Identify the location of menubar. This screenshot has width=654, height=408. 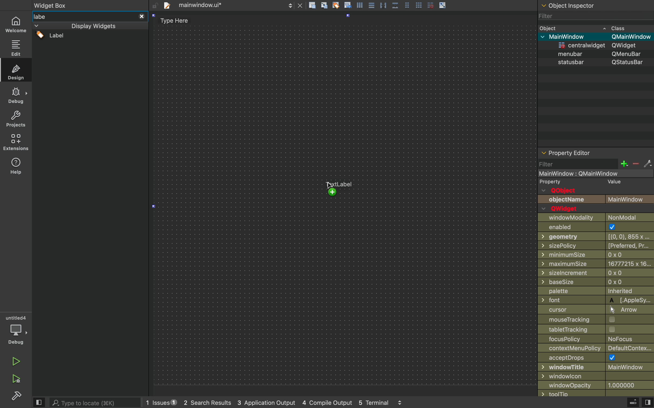
(600, 54).